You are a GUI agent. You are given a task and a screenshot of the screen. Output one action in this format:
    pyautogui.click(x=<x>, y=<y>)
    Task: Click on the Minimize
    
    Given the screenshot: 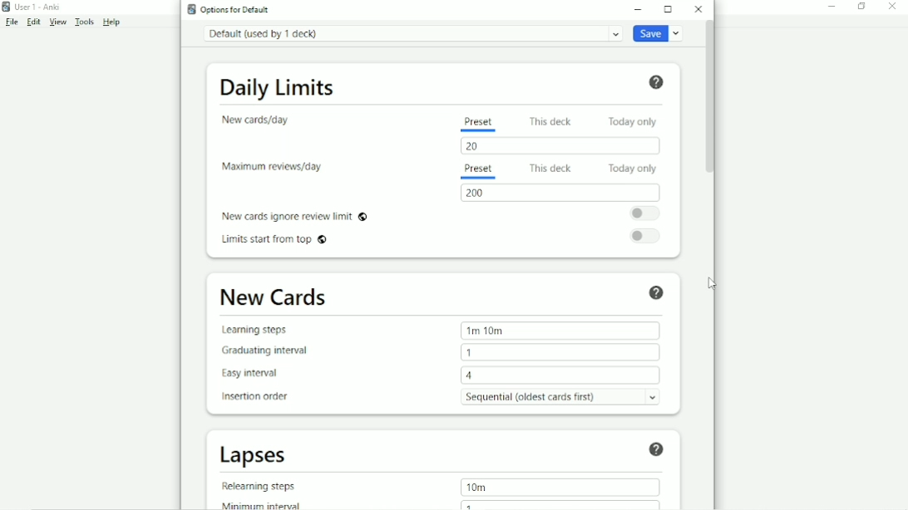 What is the action you would take?
    pyautogui.click(x=639, y=9)
    